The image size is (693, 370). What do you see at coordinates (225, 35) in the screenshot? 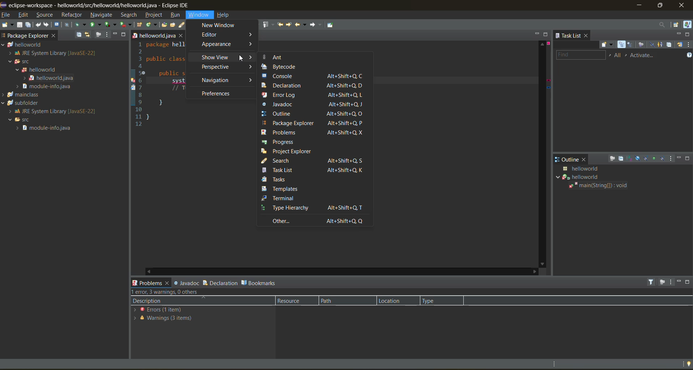
I see `editor` at bounding box center [225, 35].